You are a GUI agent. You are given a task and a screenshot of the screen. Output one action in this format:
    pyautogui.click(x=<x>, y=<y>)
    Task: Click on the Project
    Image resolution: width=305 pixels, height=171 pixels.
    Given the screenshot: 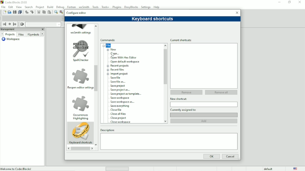 What is the action you would take?
    pyautogui.click(x=40, y=7)
    